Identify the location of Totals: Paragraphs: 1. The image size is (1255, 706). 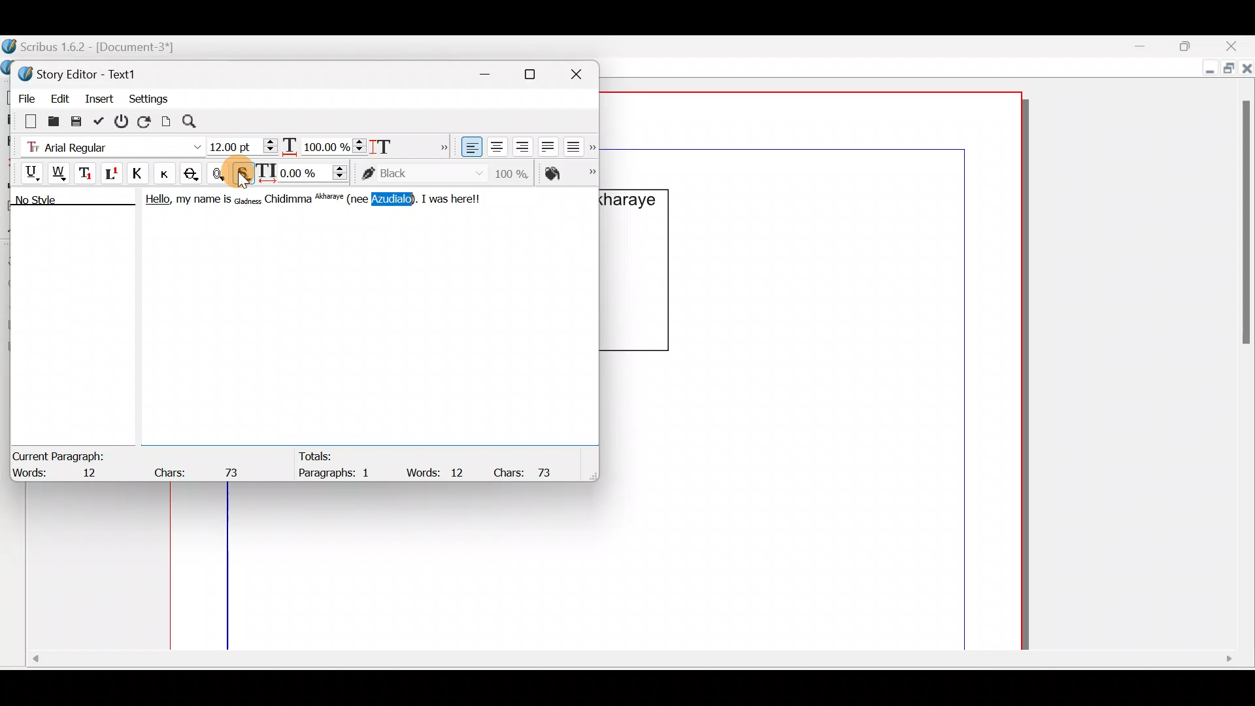
(341, 467).